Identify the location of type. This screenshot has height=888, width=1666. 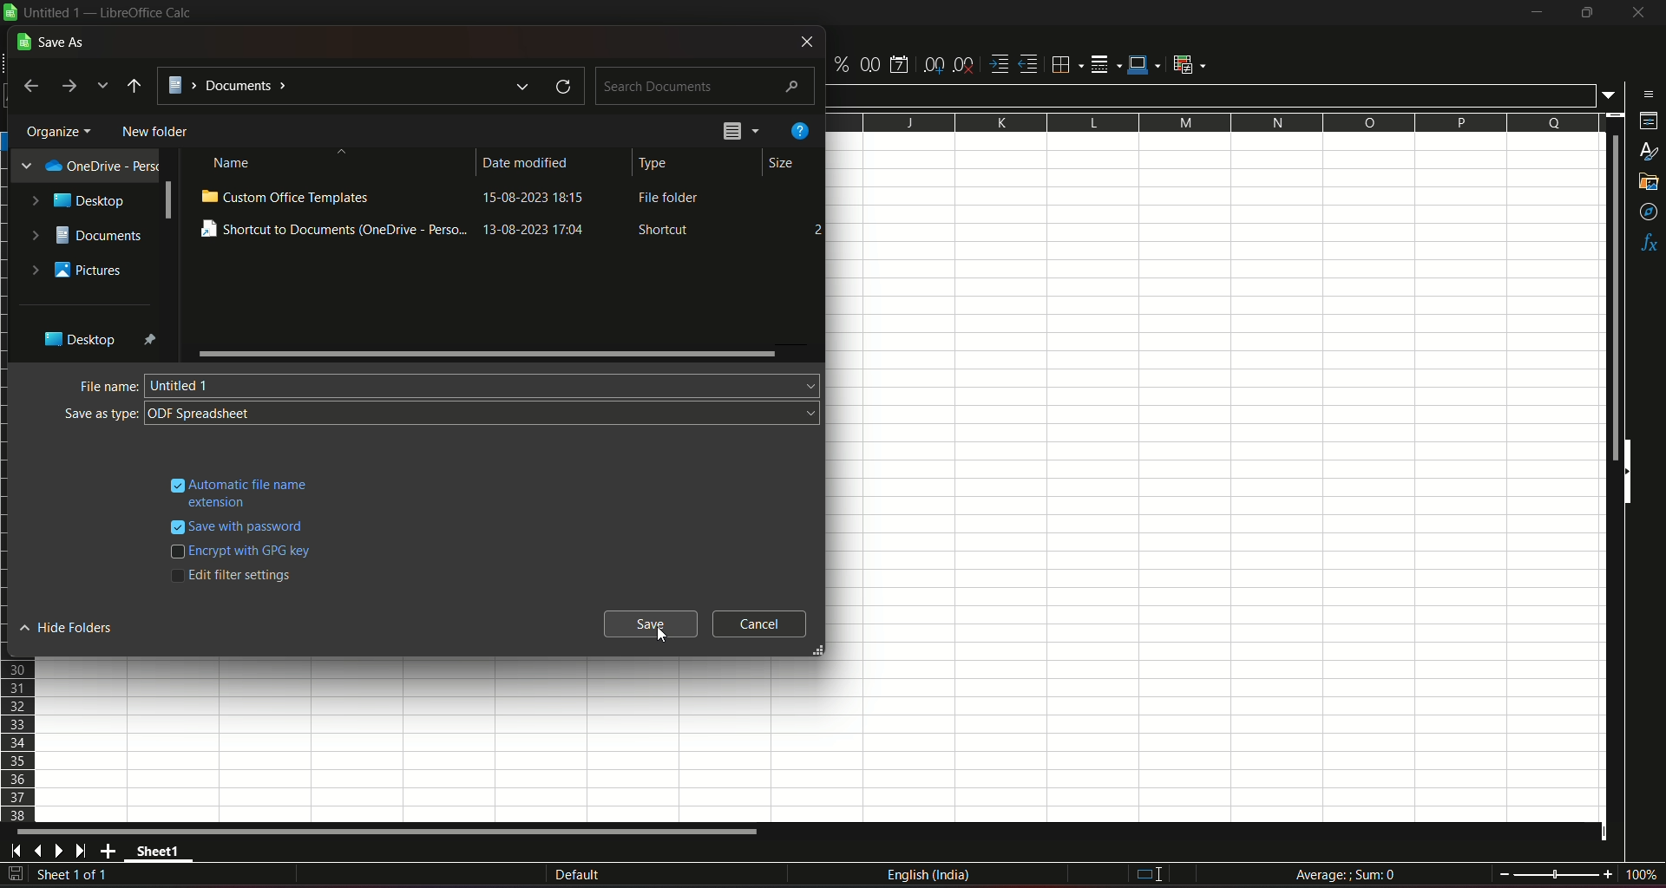
(656, 163).